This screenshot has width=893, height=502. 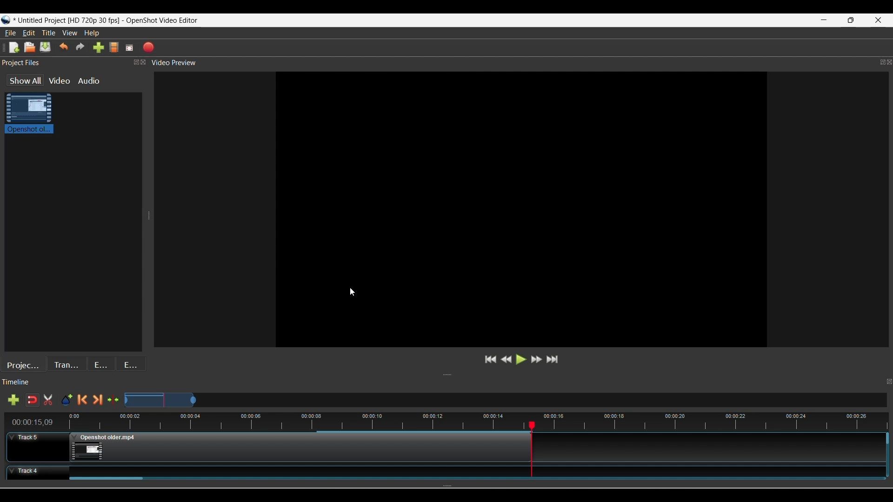 What do you see at coordinates (879, 21) in the screenshot?
I see `Close interface` at bounding box center [879, 21].